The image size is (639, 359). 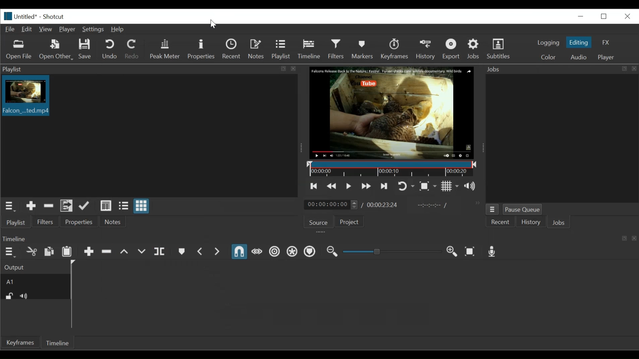 I want to click on Keyframe, so click(x=394, y=50).